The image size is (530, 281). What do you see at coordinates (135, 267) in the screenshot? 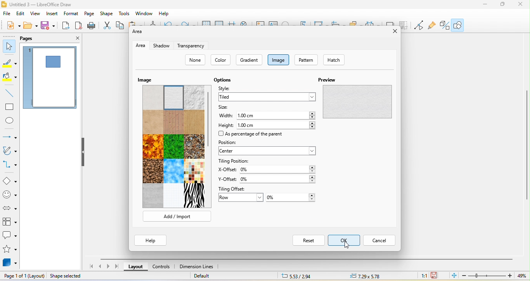
I see `layout` at bounding box center [135, 267].